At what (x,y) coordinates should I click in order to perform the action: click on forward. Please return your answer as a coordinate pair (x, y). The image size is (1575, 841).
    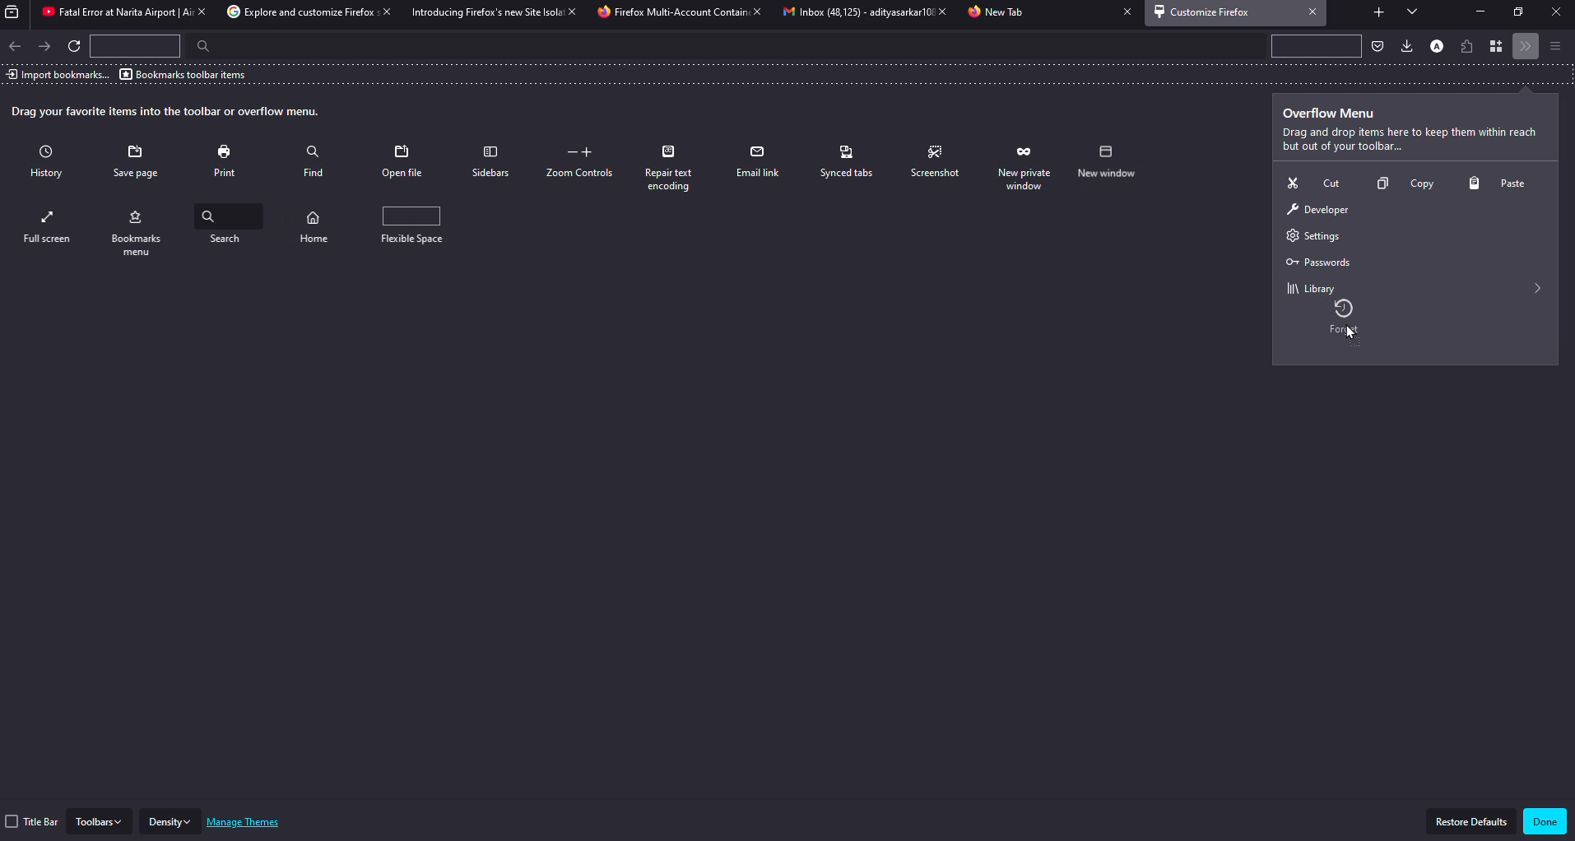
    Looking at the image, I should click on (46, 45).